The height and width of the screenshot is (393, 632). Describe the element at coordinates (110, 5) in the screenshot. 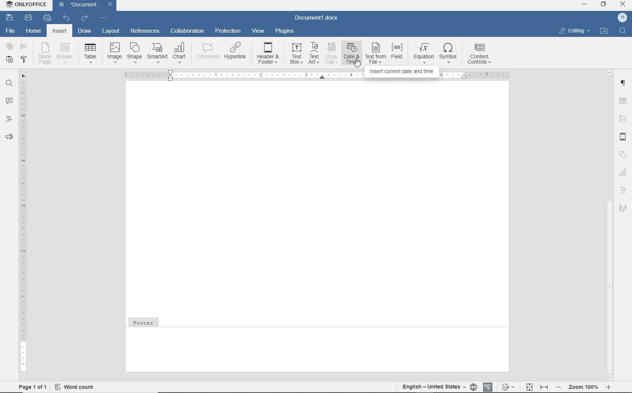

I see `Close` at that location.